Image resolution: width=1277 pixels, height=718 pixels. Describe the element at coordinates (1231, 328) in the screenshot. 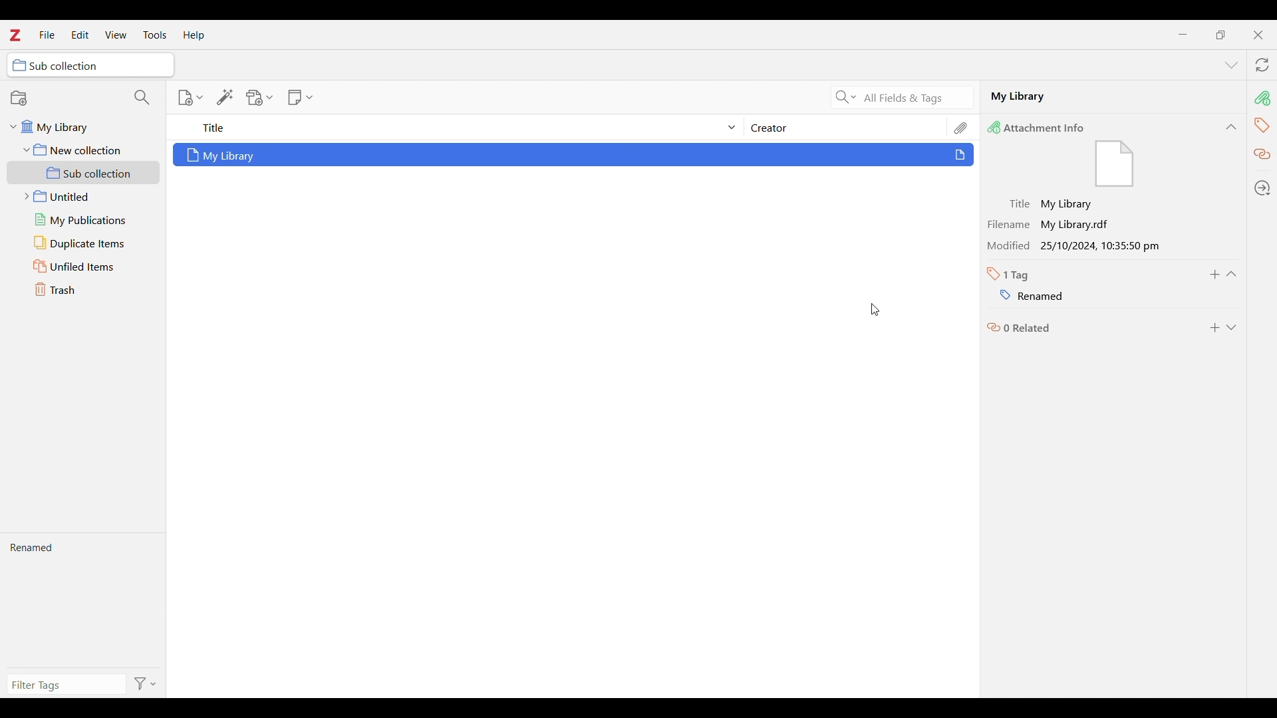

I see `Expand` at that location.